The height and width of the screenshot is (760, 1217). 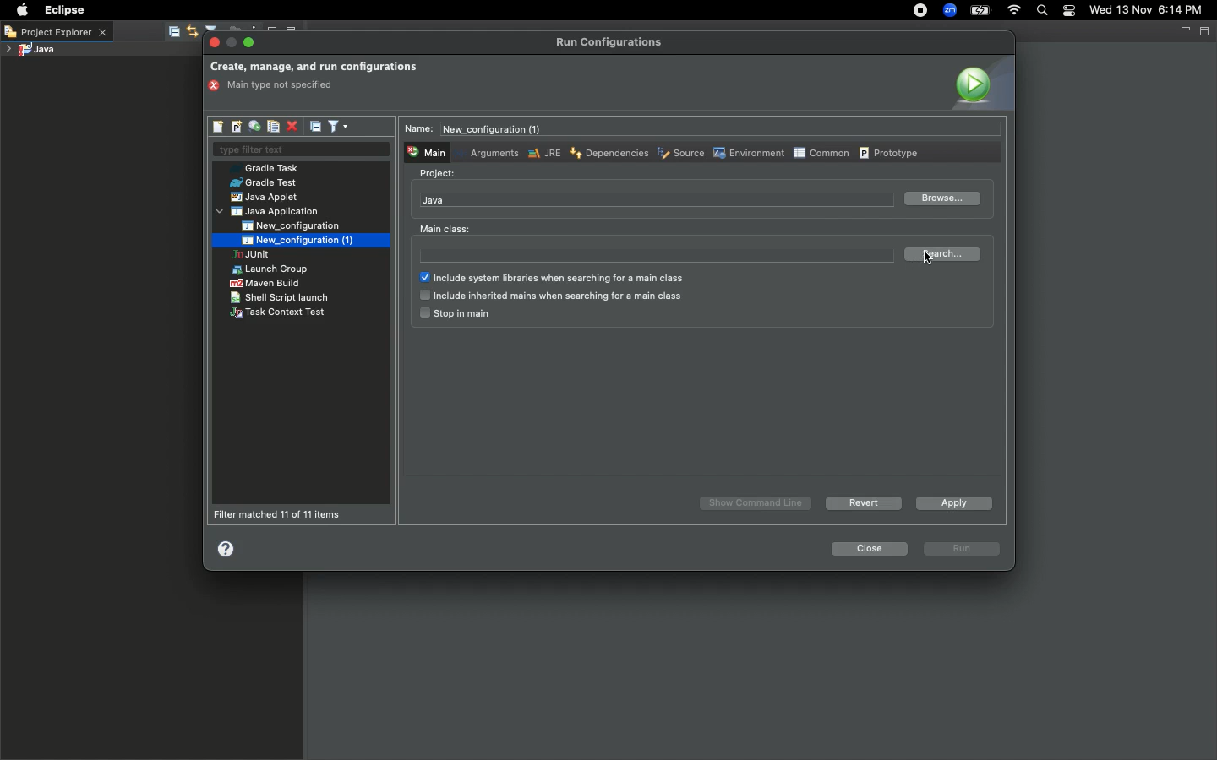 I want to click on Common, so click(x=821, y=152).